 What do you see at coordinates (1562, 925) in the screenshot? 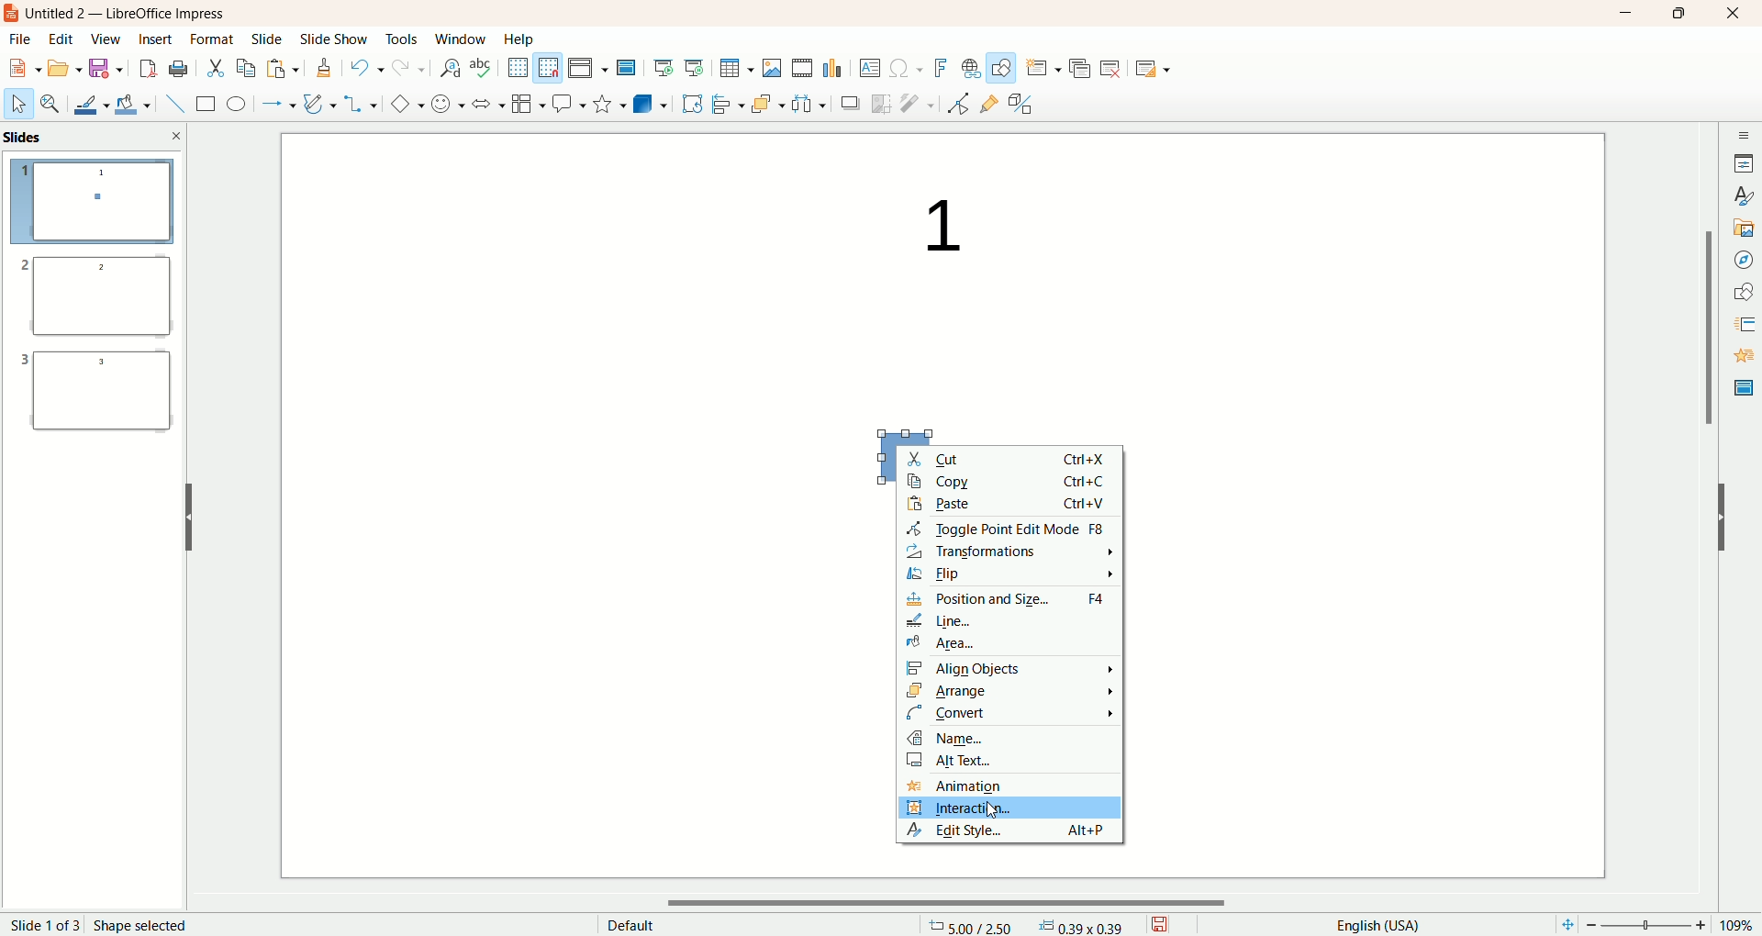
I see `fit page to current window` at bounding box center [1562, 925].